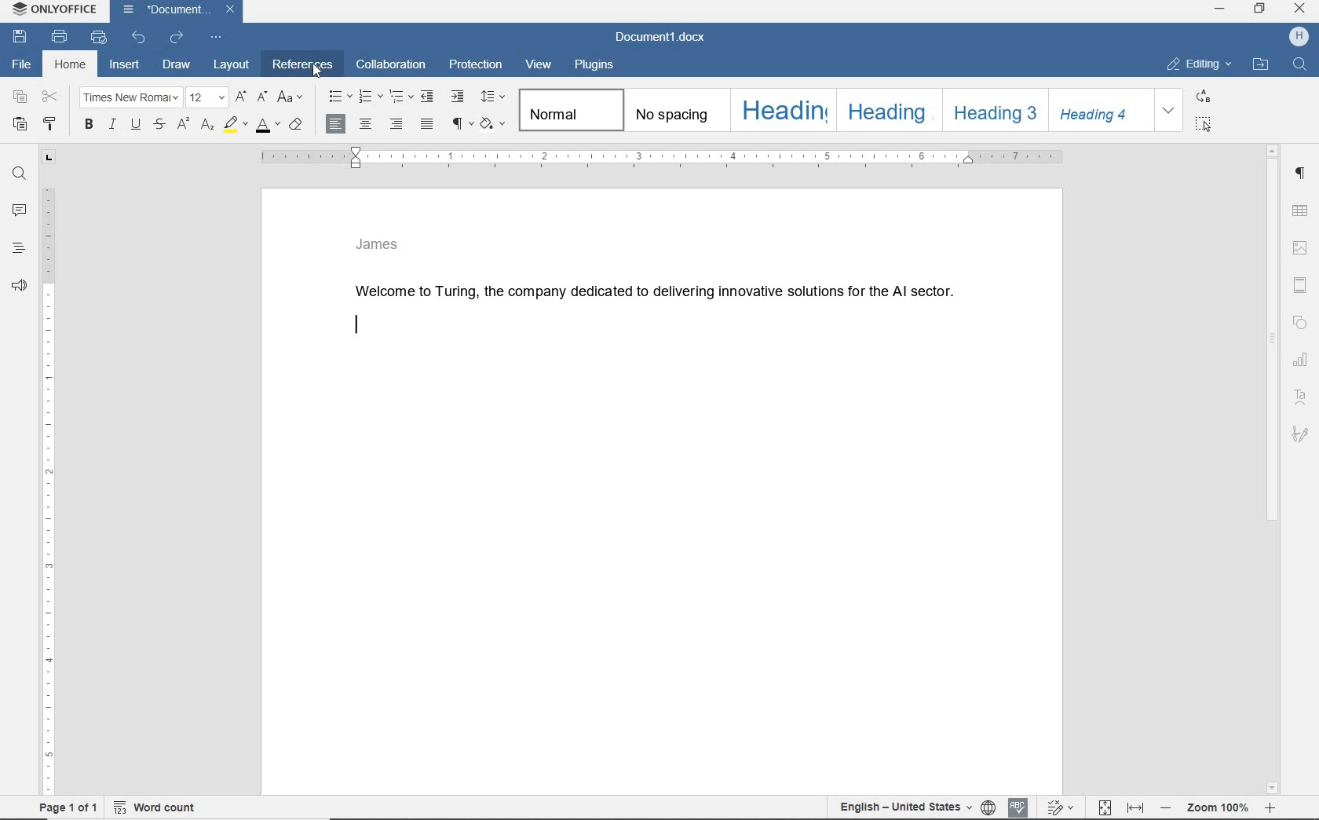 The image size is (1319, 820). What do you see at coordinates (1061, 807) in the screenshot?
I see `track changes` at bounding box center [1061, 807].